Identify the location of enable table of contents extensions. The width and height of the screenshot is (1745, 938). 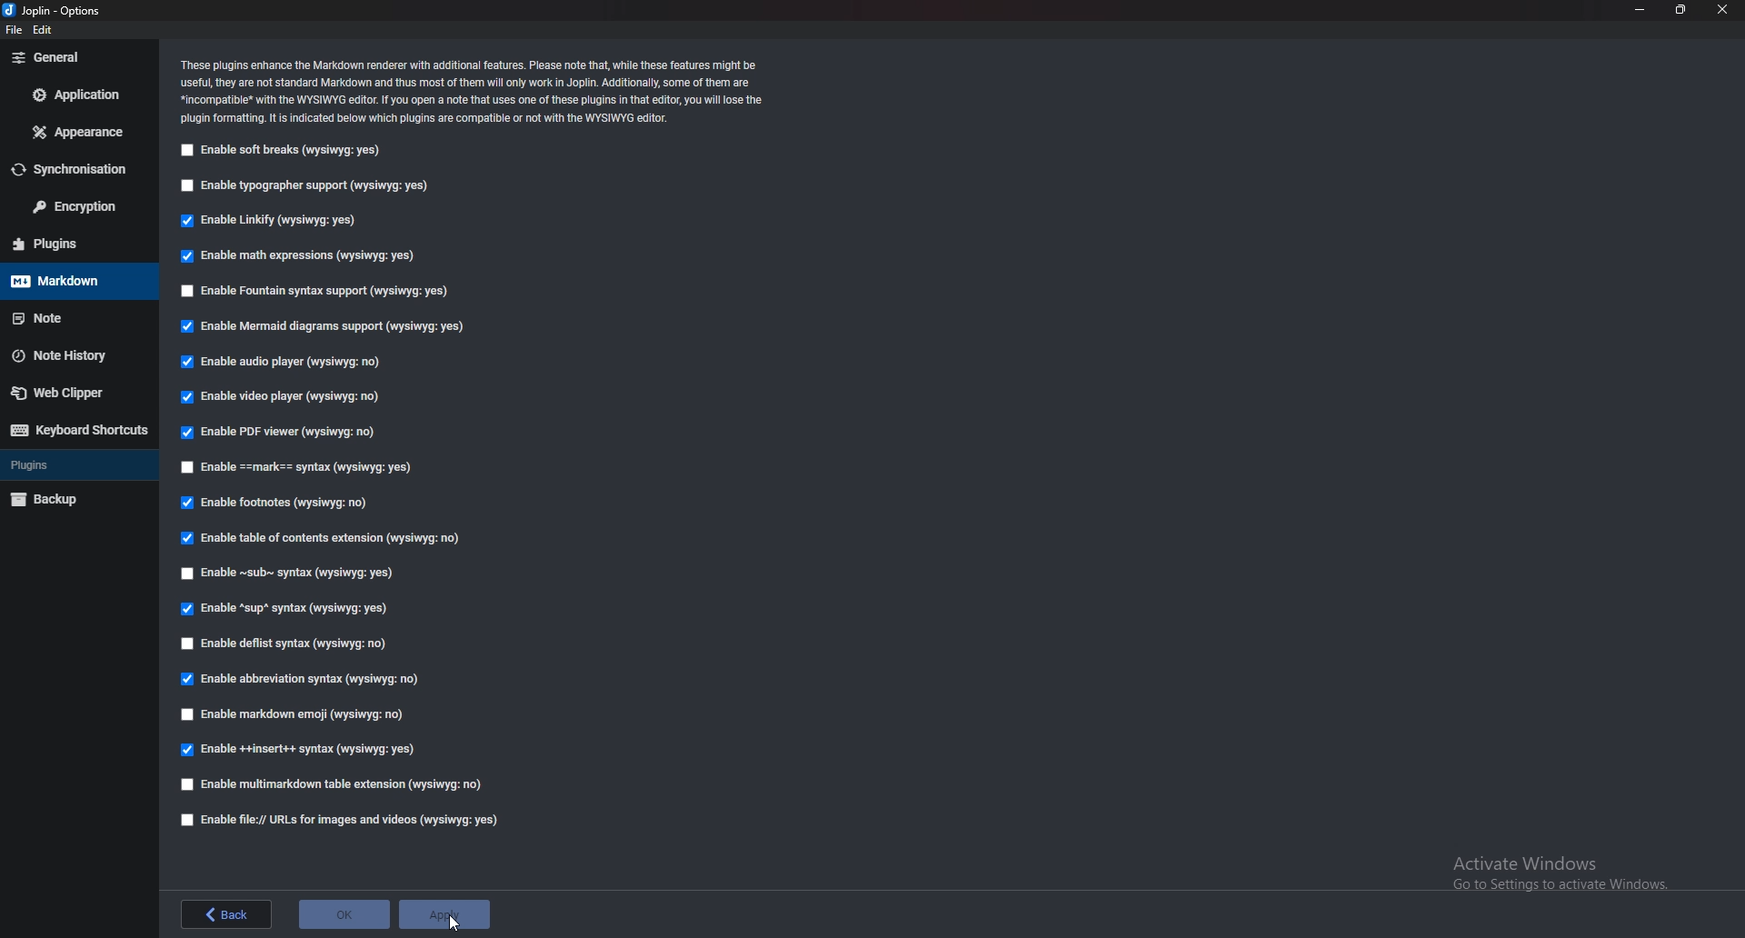
(320, 539).